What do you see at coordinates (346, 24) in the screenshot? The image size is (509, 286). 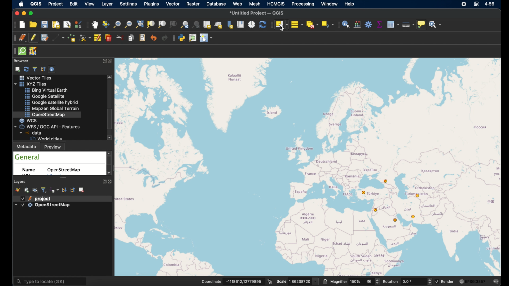 I see `identify feature` at bounding box center [346, 24].